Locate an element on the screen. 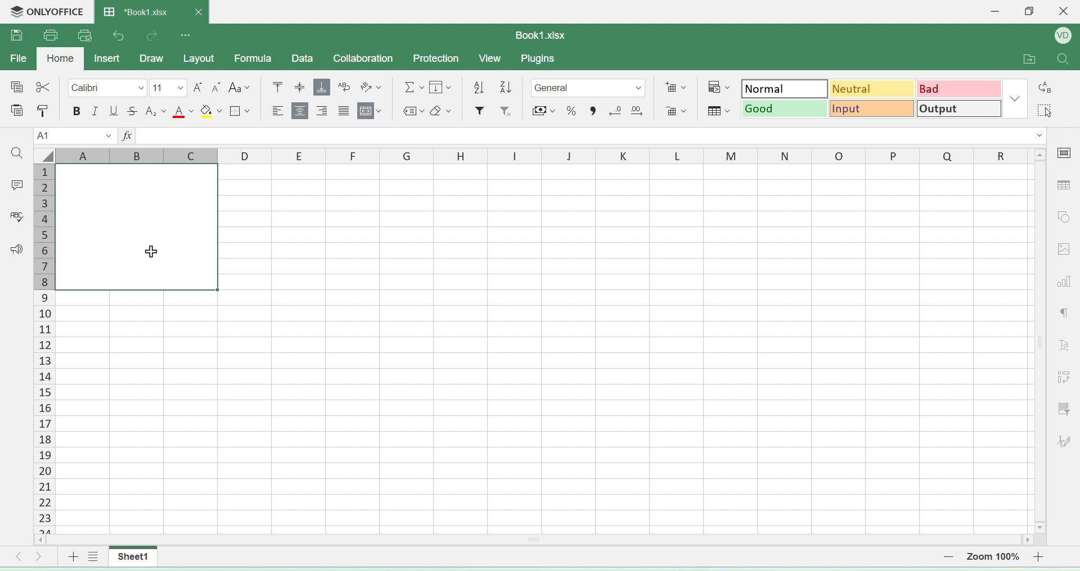  wrap text is located at coordinates (344, 87).